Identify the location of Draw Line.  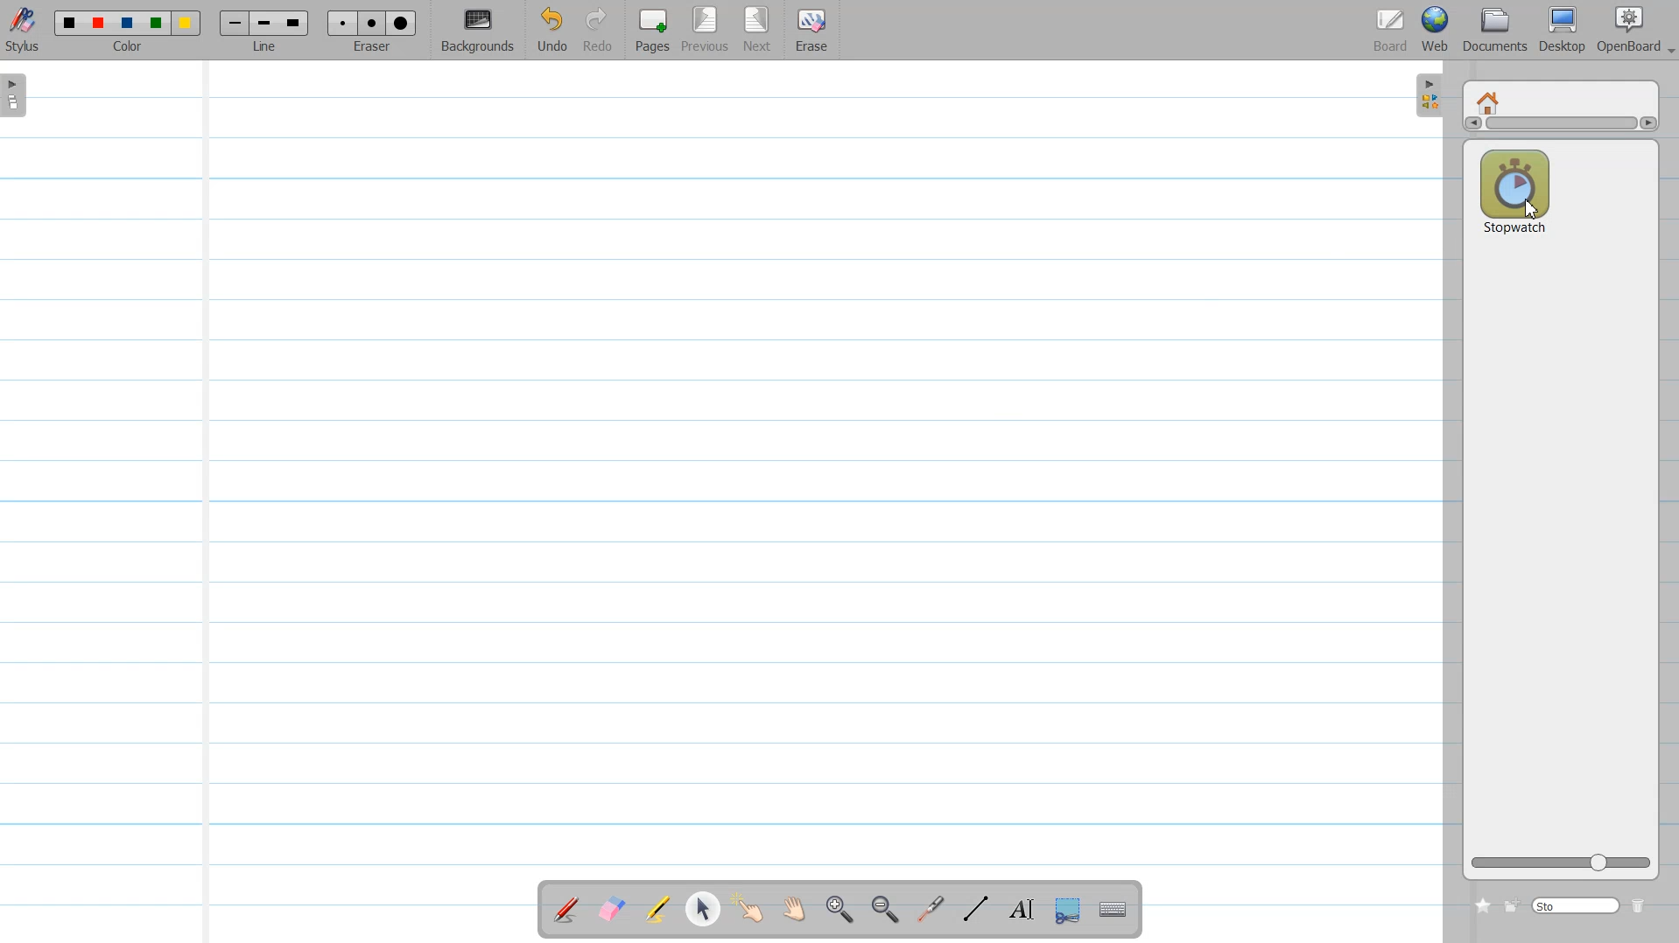
(978, 909).